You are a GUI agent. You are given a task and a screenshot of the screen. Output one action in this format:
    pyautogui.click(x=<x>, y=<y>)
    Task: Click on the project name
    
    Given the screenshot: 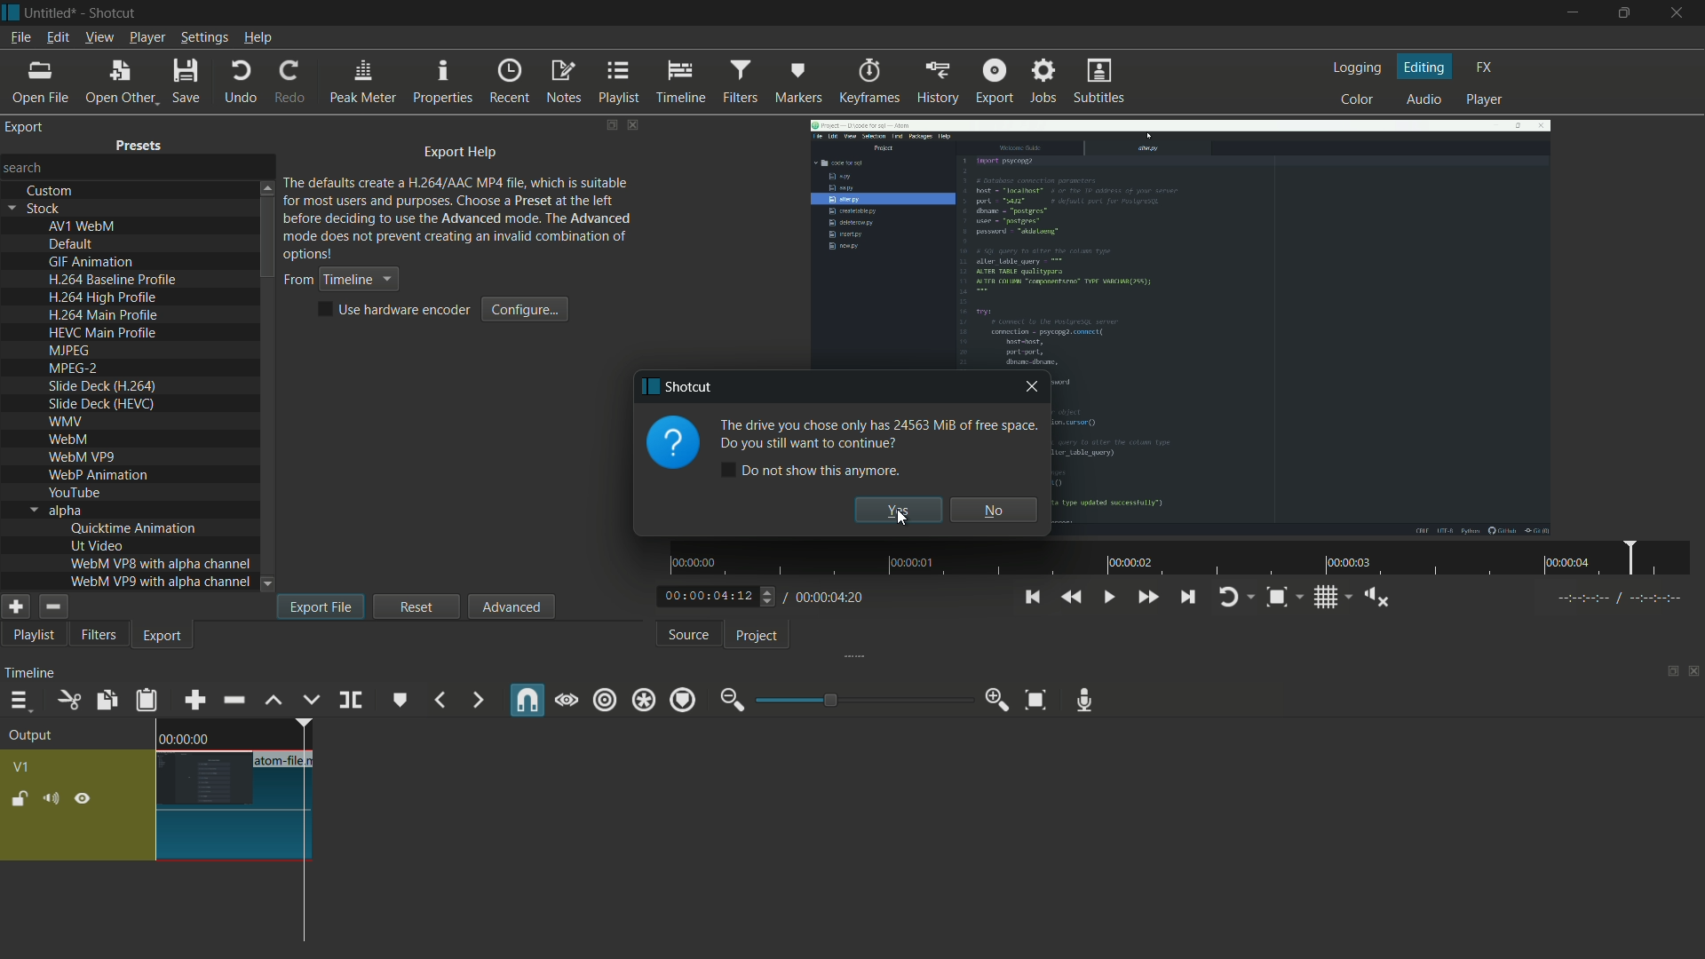 What is the action you would take?
    pyautogui.click(x=51, y=12)
    